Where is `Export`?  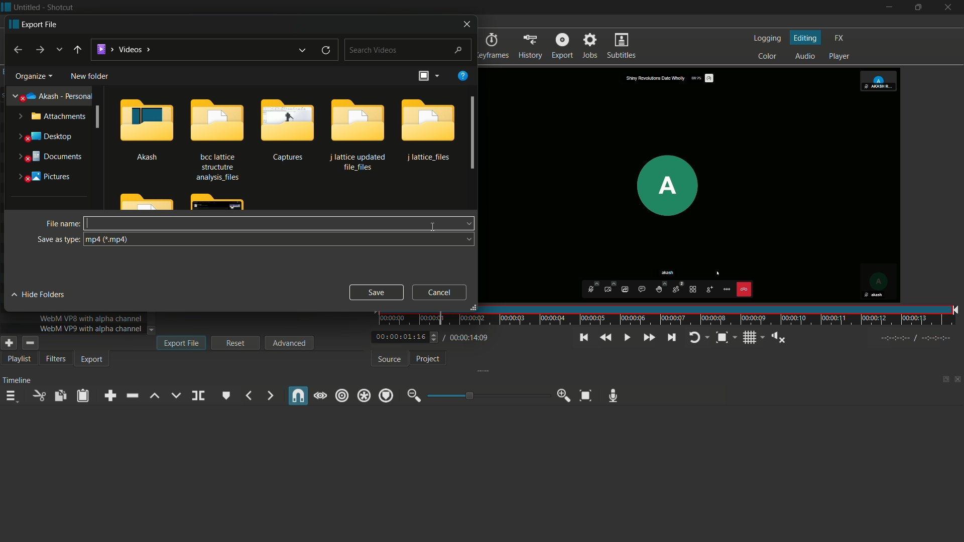 Export is located at coordinates (93, 359).